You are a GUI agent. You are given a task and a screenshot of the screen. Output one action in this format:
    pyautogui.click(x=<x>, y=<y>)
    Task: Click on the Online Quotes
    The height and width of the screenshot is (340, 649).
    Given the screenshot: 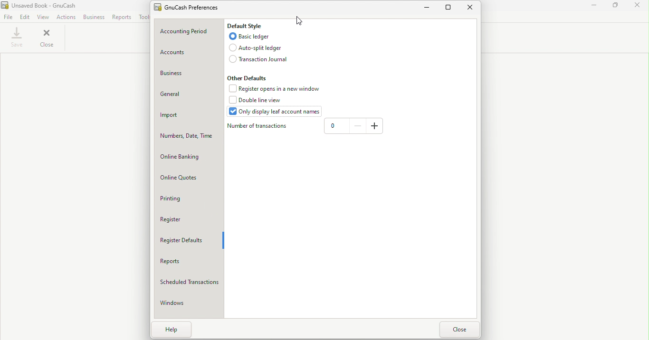 What is the action you would take?
    pyautogui.click(x=187, y=179)
    